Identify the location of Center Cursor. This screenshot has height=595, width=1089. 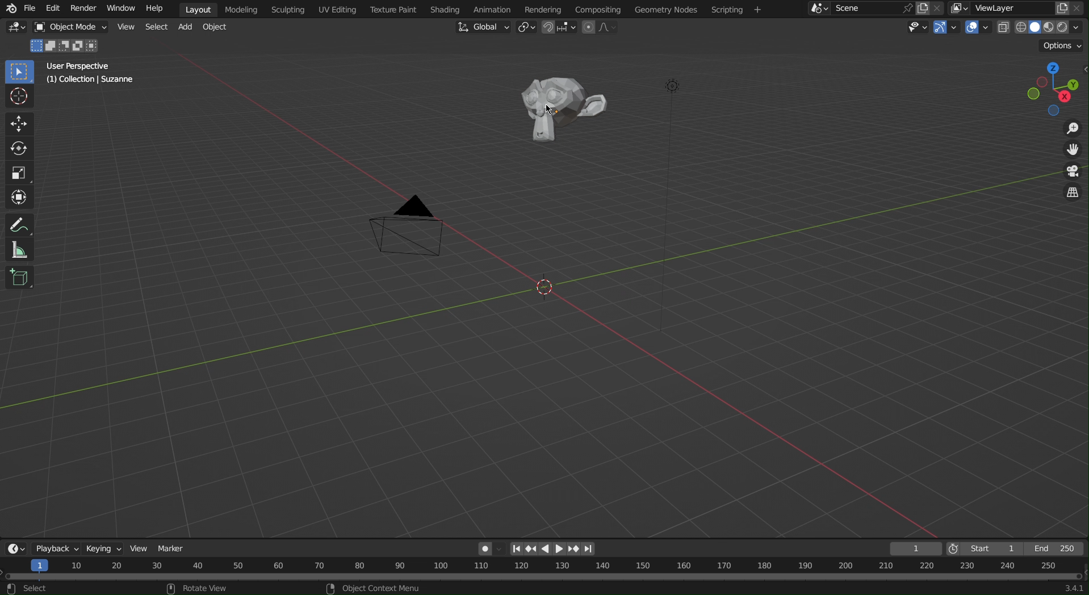
(546, 290).